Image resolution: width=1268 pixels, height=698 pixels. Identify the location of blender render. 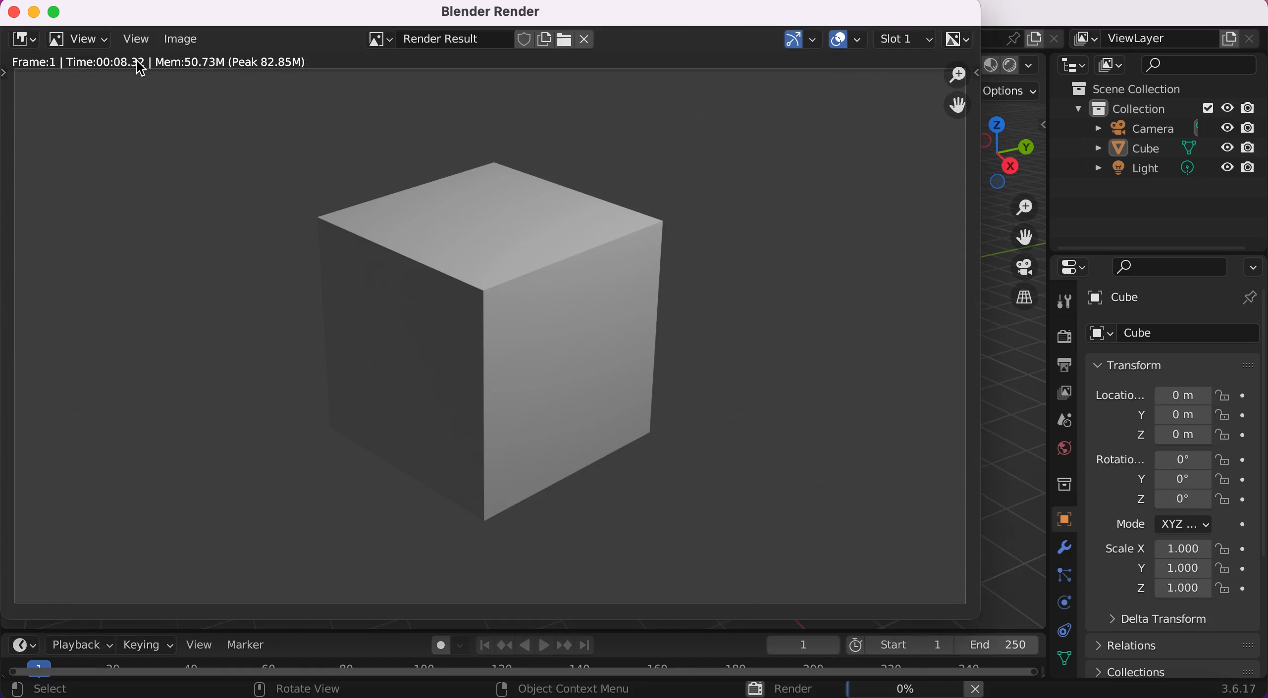
(492, 10).